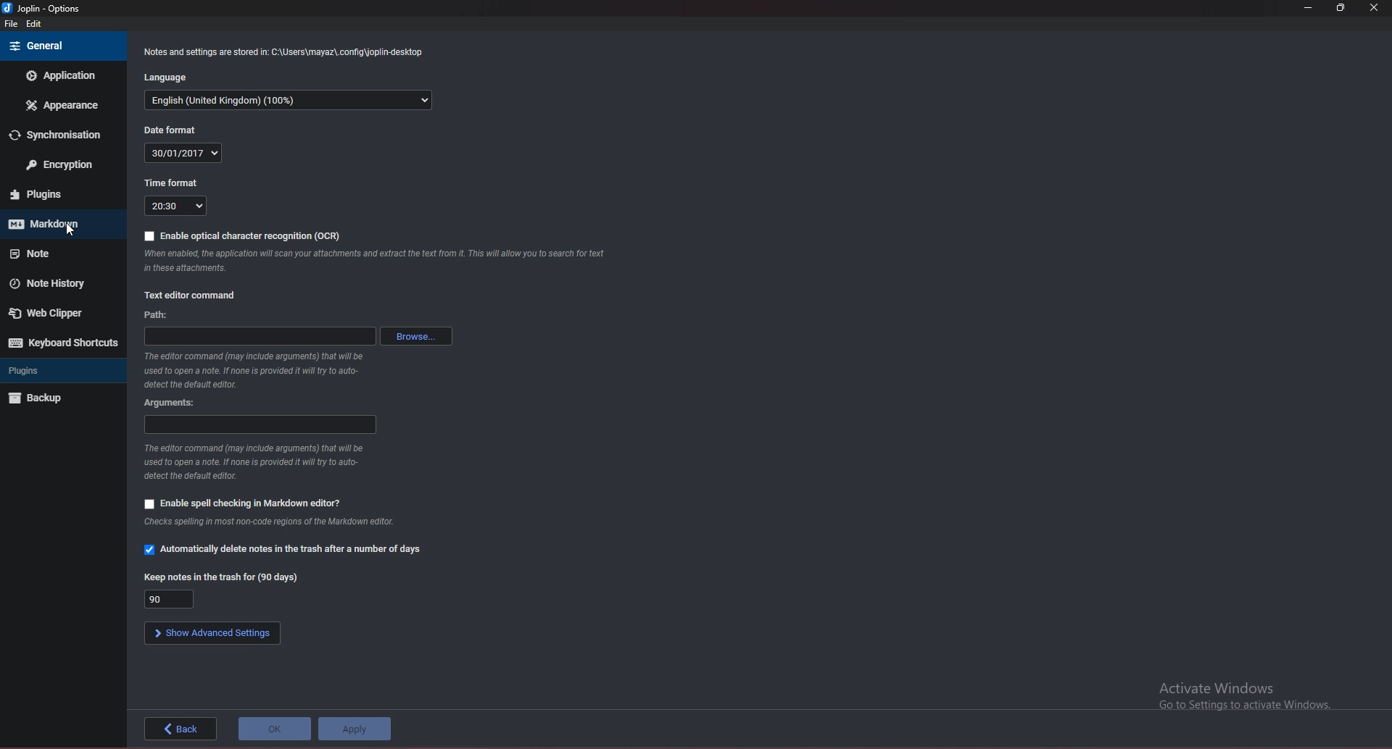 The height and width of the screenshot is (749, 1392). What do you see at coordinates (173, 183) in the screenshot?
I see `time format` at bounding box center [173, 183].